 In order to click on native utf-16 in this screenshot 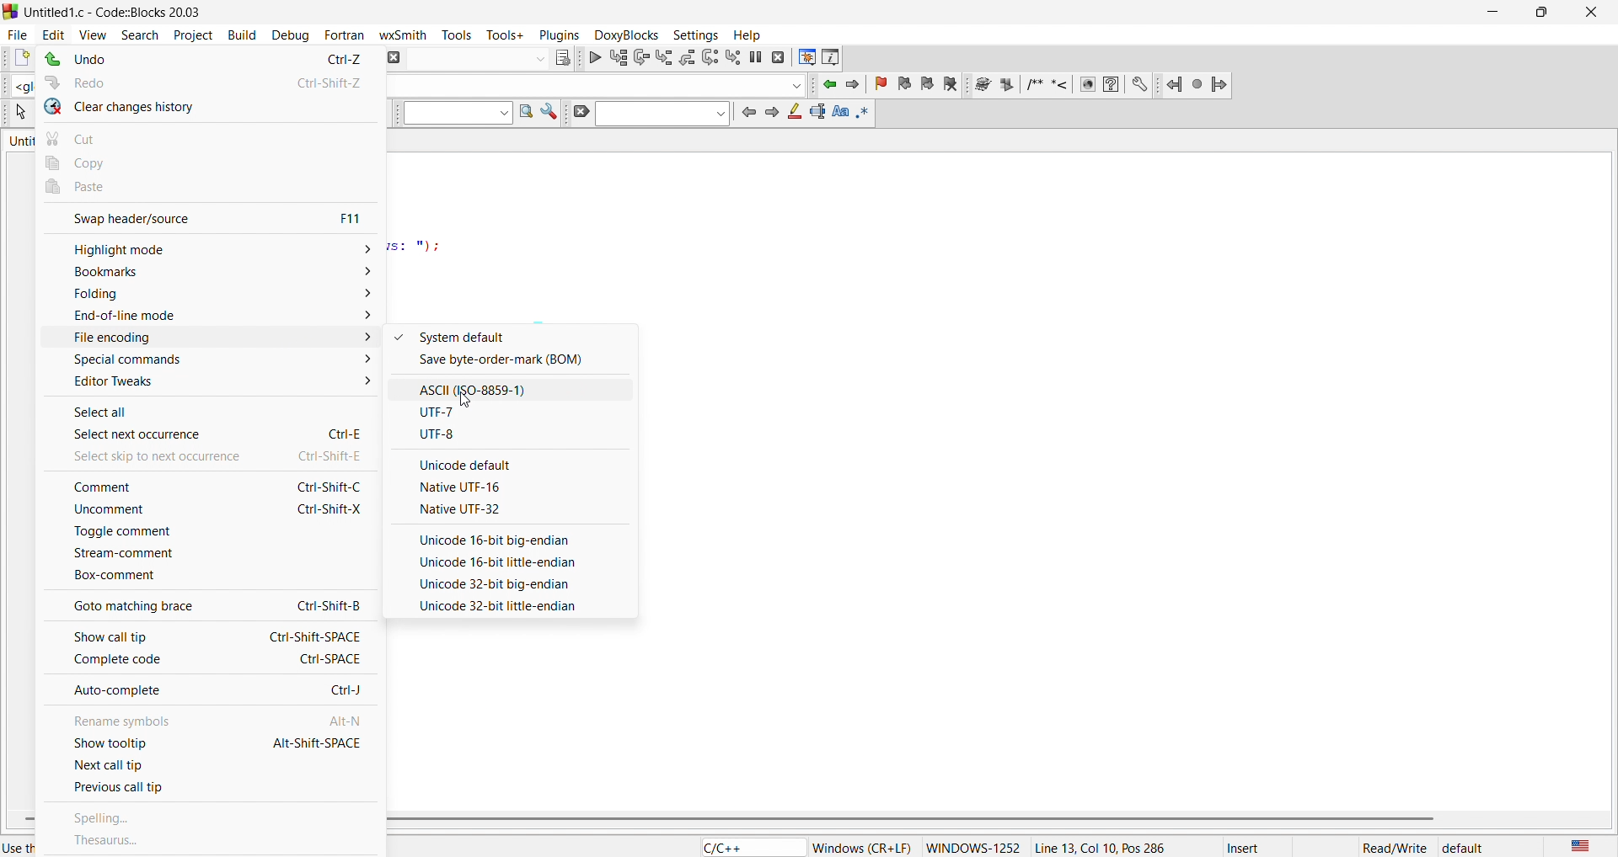, I will do `click(512, 486)`.